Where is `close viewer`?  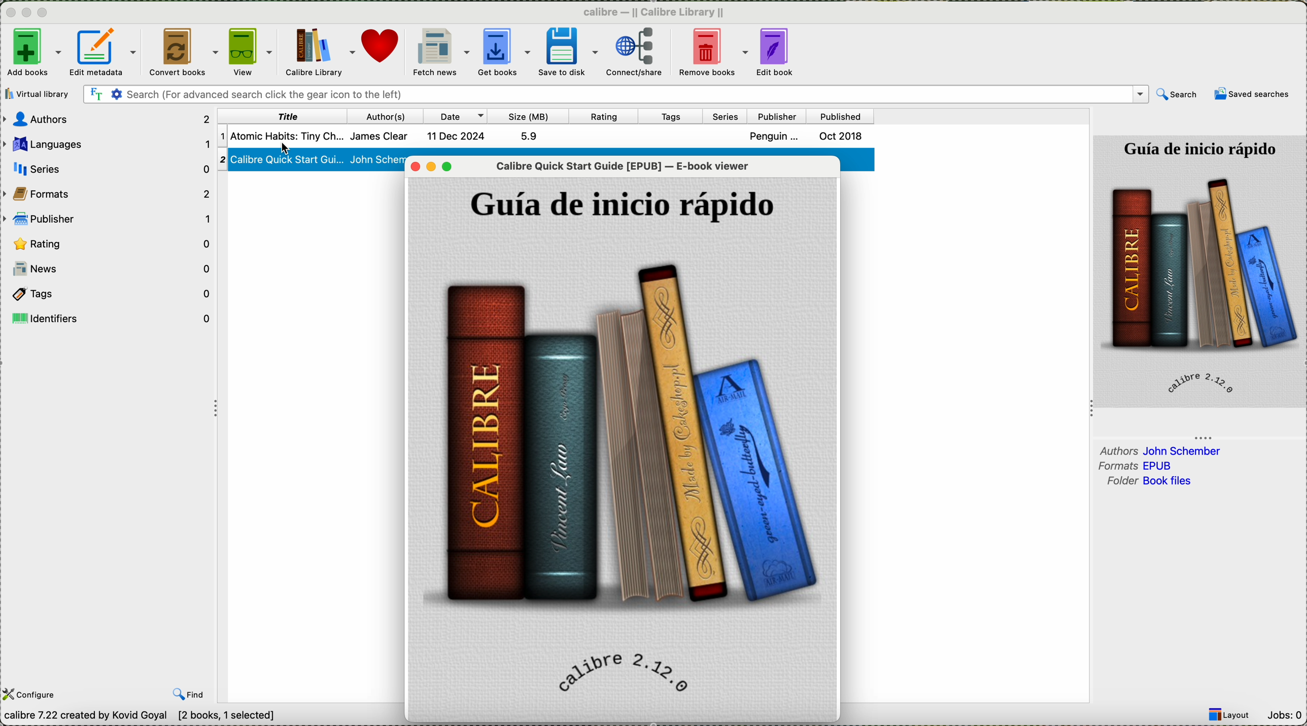
close viewer is located at coordinates (412, 166).